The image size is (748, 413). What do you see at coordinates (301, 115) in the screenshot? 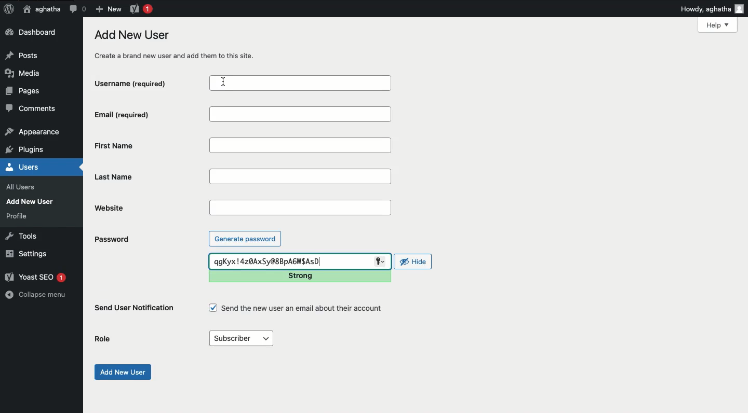
I see `Email` at bounding box center [301, 115].